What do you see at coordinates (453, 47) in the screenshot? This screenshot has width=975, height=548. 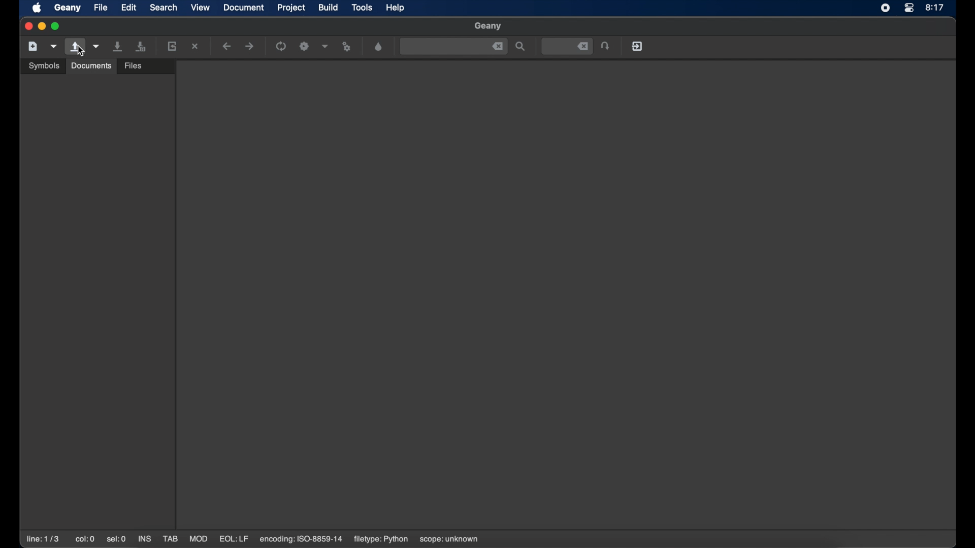 I see `find the entered text in current file` at bounding box center [453, 47].